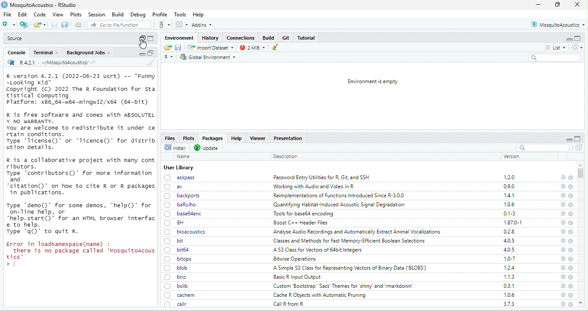  I want to click on close, so click(578, 5).